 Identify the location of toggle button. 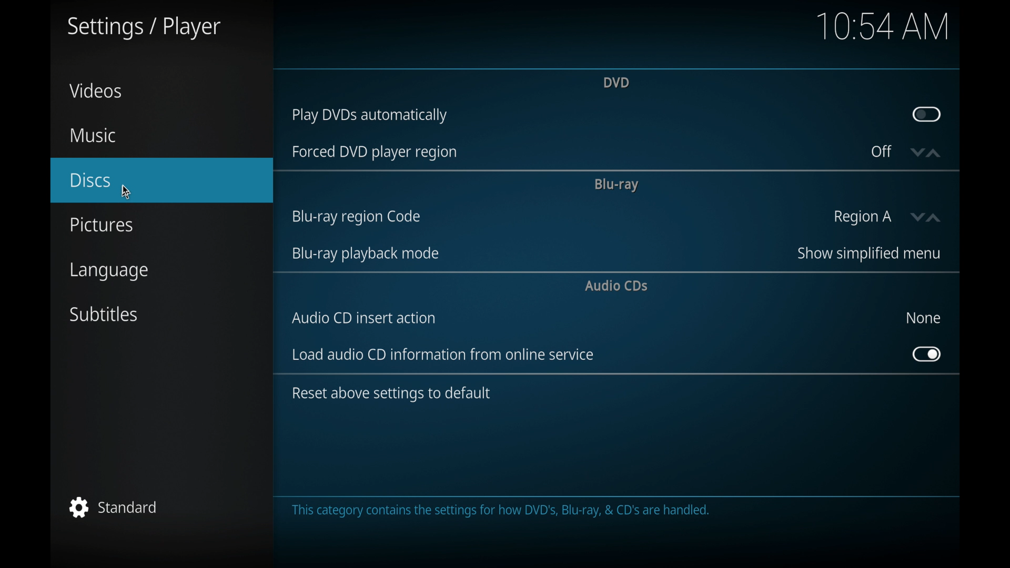
(926, 114).